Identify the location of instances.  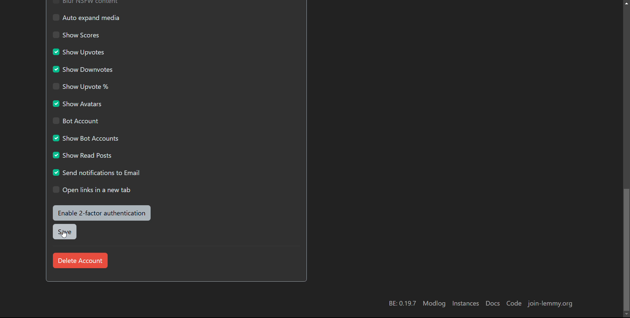
(465, 303).